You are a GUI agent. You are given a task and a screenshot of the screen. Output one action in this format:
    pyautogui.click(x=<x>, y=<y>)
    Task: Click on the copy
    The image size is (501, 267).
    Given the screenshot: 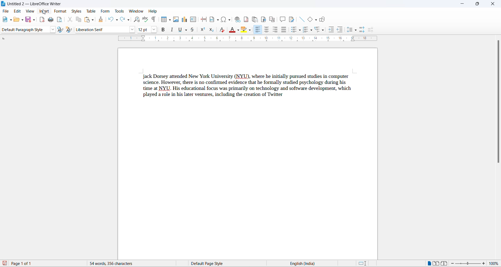 What is the action you would take?
    pyautogui.click(x=77, y=20)
    